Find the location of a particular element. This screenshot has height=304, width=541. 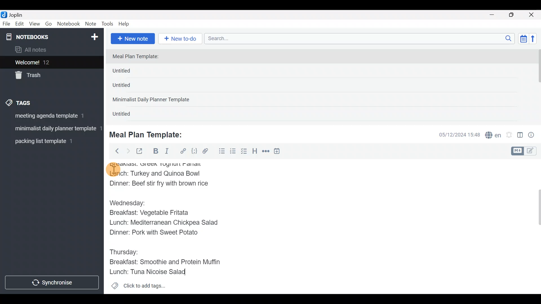

New to-do is located at coordinates (181, 39).